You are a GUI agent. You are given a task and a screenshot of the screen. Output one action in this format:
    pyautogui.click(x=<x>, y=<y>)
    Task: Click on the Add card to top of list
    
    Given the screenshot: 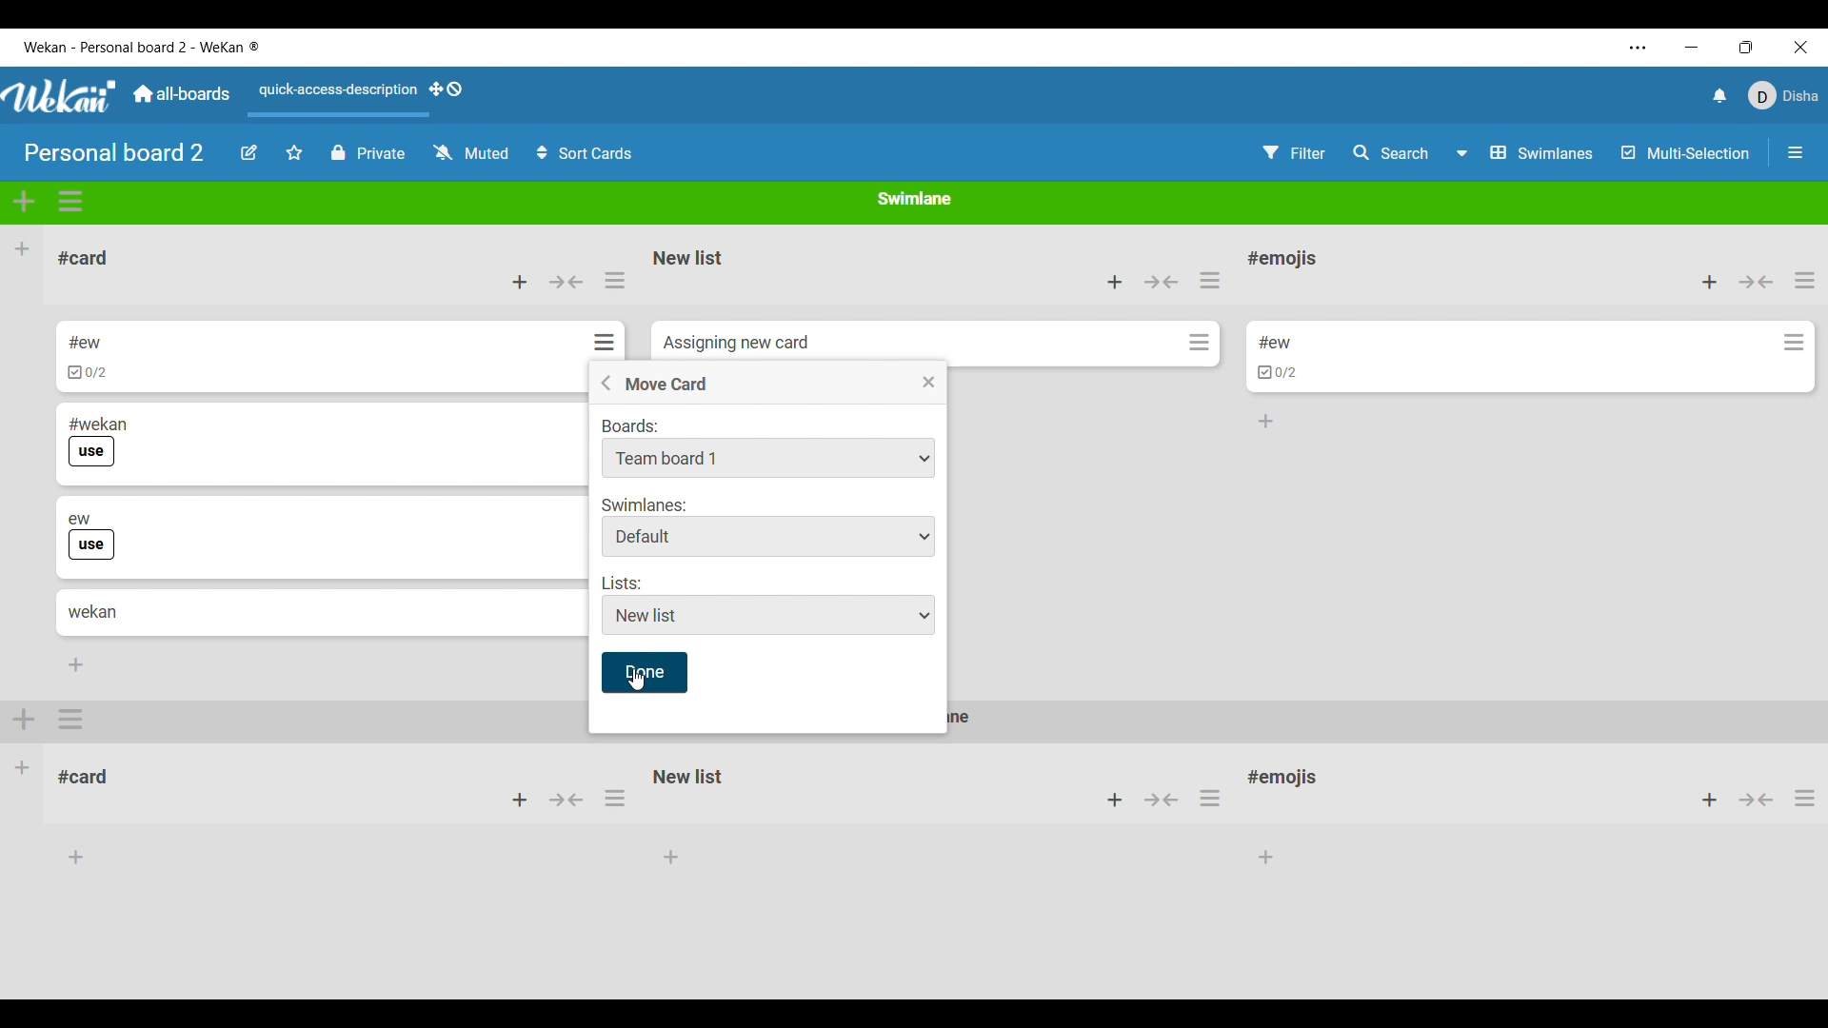 What is the action you would take?
    pyautogui.click(x=520, y=282)
    